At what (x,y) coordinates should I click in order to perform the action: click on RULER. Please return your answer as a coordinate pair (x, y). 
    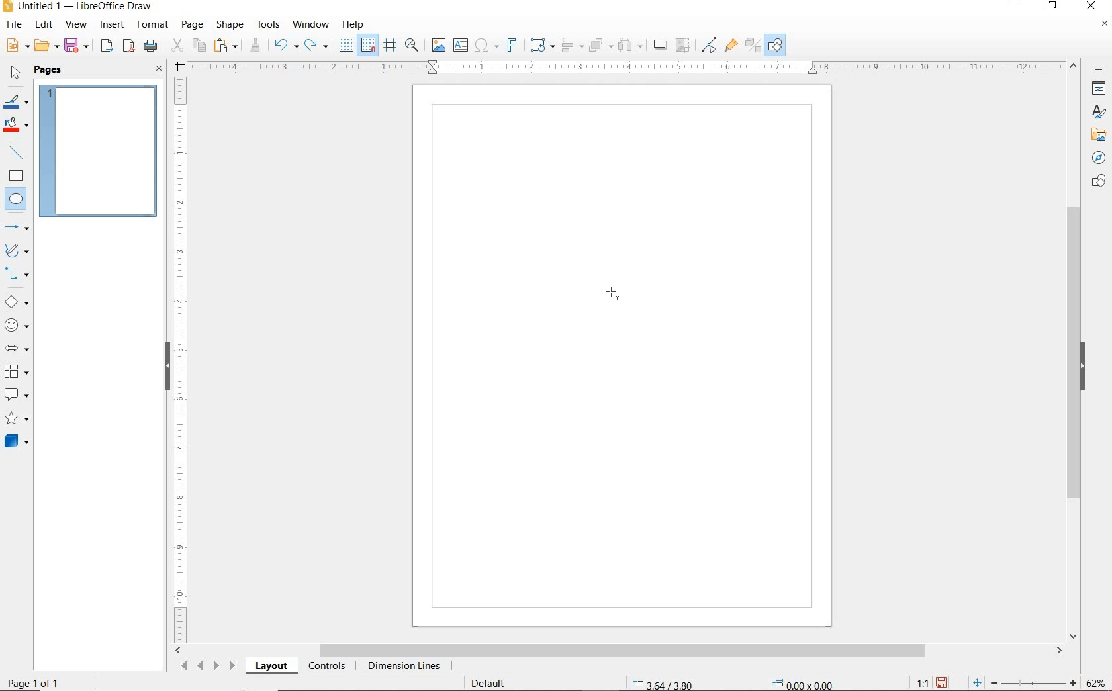
    Looking at the image, I should click on (181, 358).